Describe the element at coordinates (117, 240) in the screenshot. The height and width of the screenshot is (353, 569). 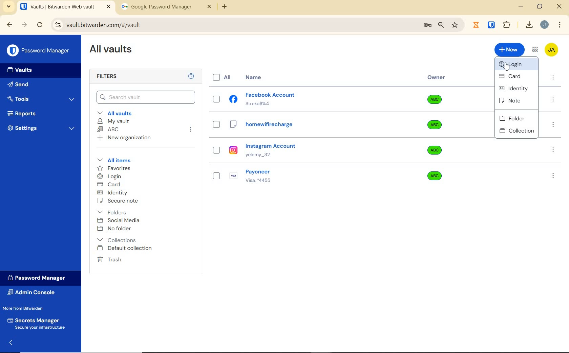
I see `collection` at that location.